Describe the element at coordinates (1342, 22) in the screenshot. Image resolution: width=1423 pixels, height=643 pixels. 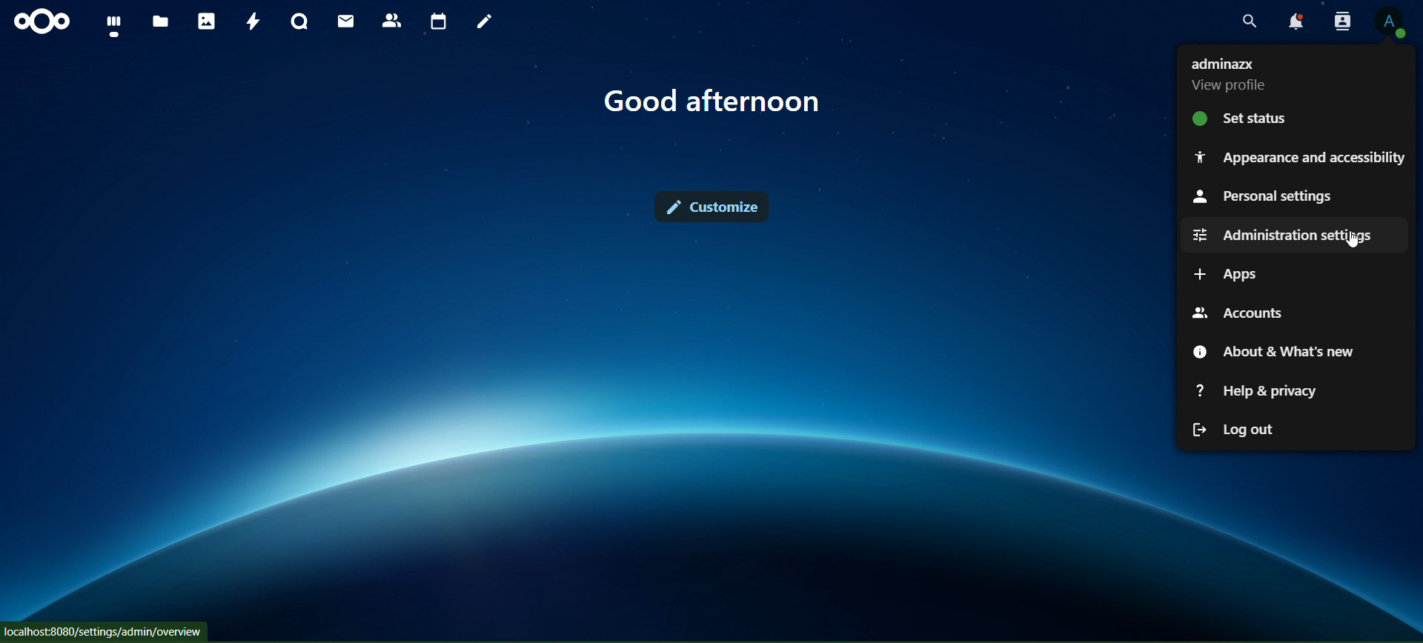
I see `search contacts` at that location.